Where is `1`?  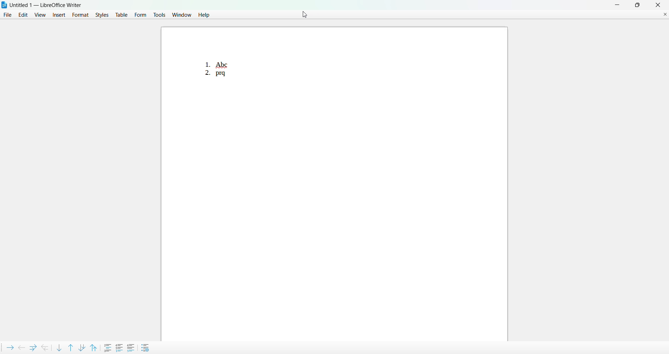
1 is located at coordinates (205, 61).